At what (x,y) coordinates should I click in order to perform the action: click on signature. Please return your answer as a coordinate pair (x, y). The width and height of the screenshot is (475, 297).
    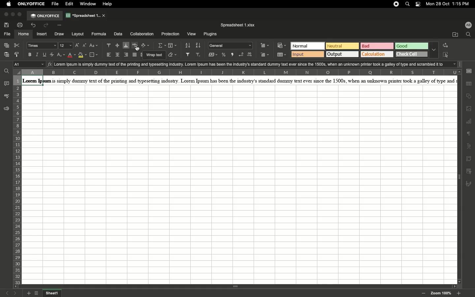
    Looking at the image, I should click on (470, 183).